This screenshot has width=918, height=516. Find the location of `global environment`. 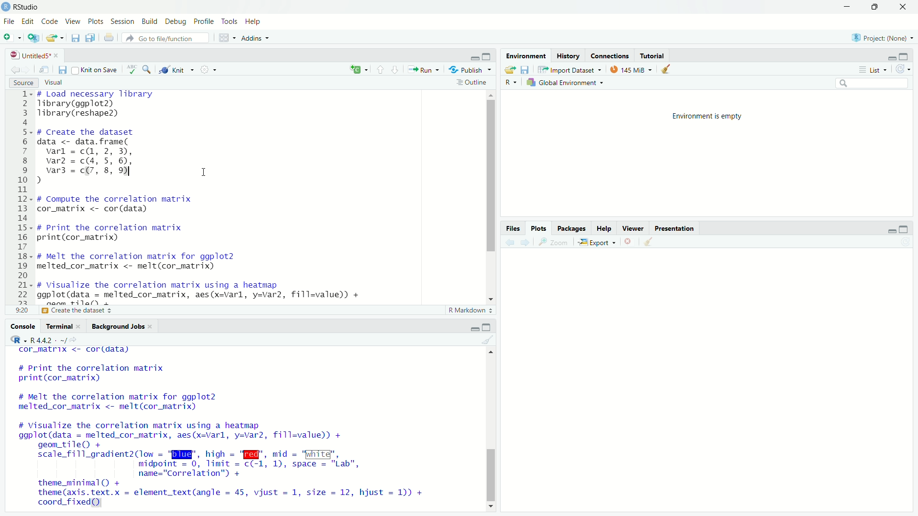

global environment is located at coordinates (565, 83).